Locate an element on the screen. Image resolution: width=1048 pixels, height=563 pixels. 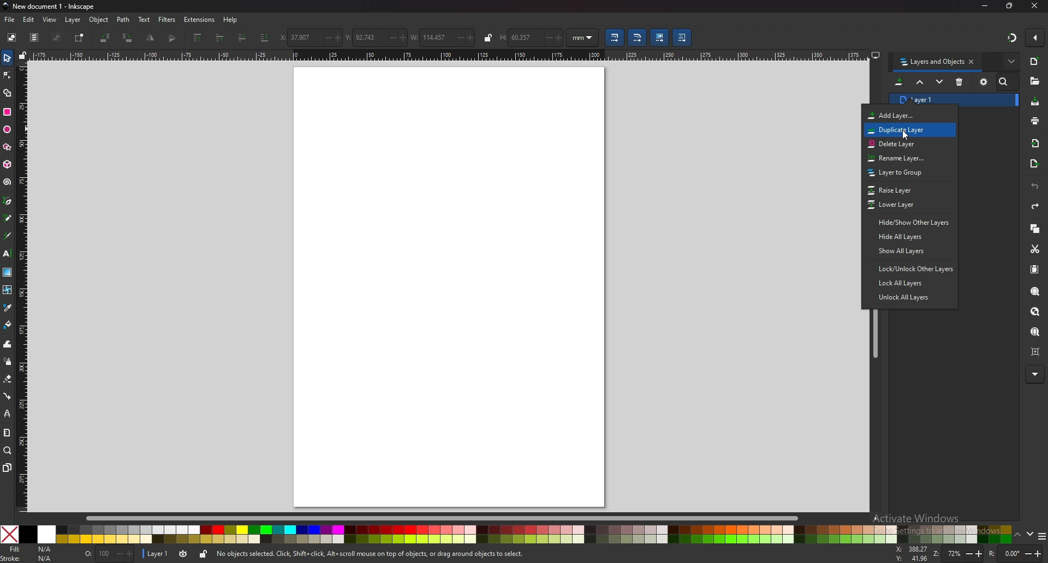
lock is located at coordinates (488, 38).